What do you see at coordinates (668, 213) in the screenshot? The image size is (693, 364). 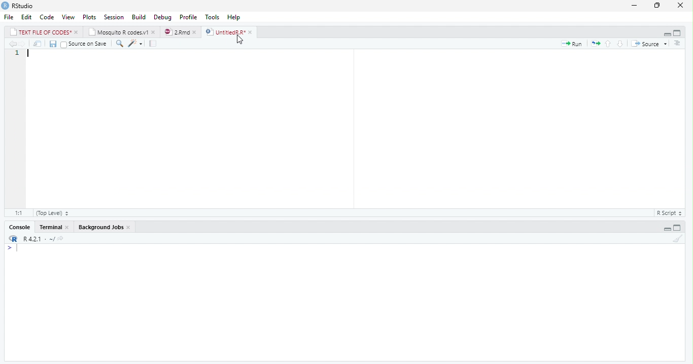 I see `R Script` at bounding box center [668, 213].